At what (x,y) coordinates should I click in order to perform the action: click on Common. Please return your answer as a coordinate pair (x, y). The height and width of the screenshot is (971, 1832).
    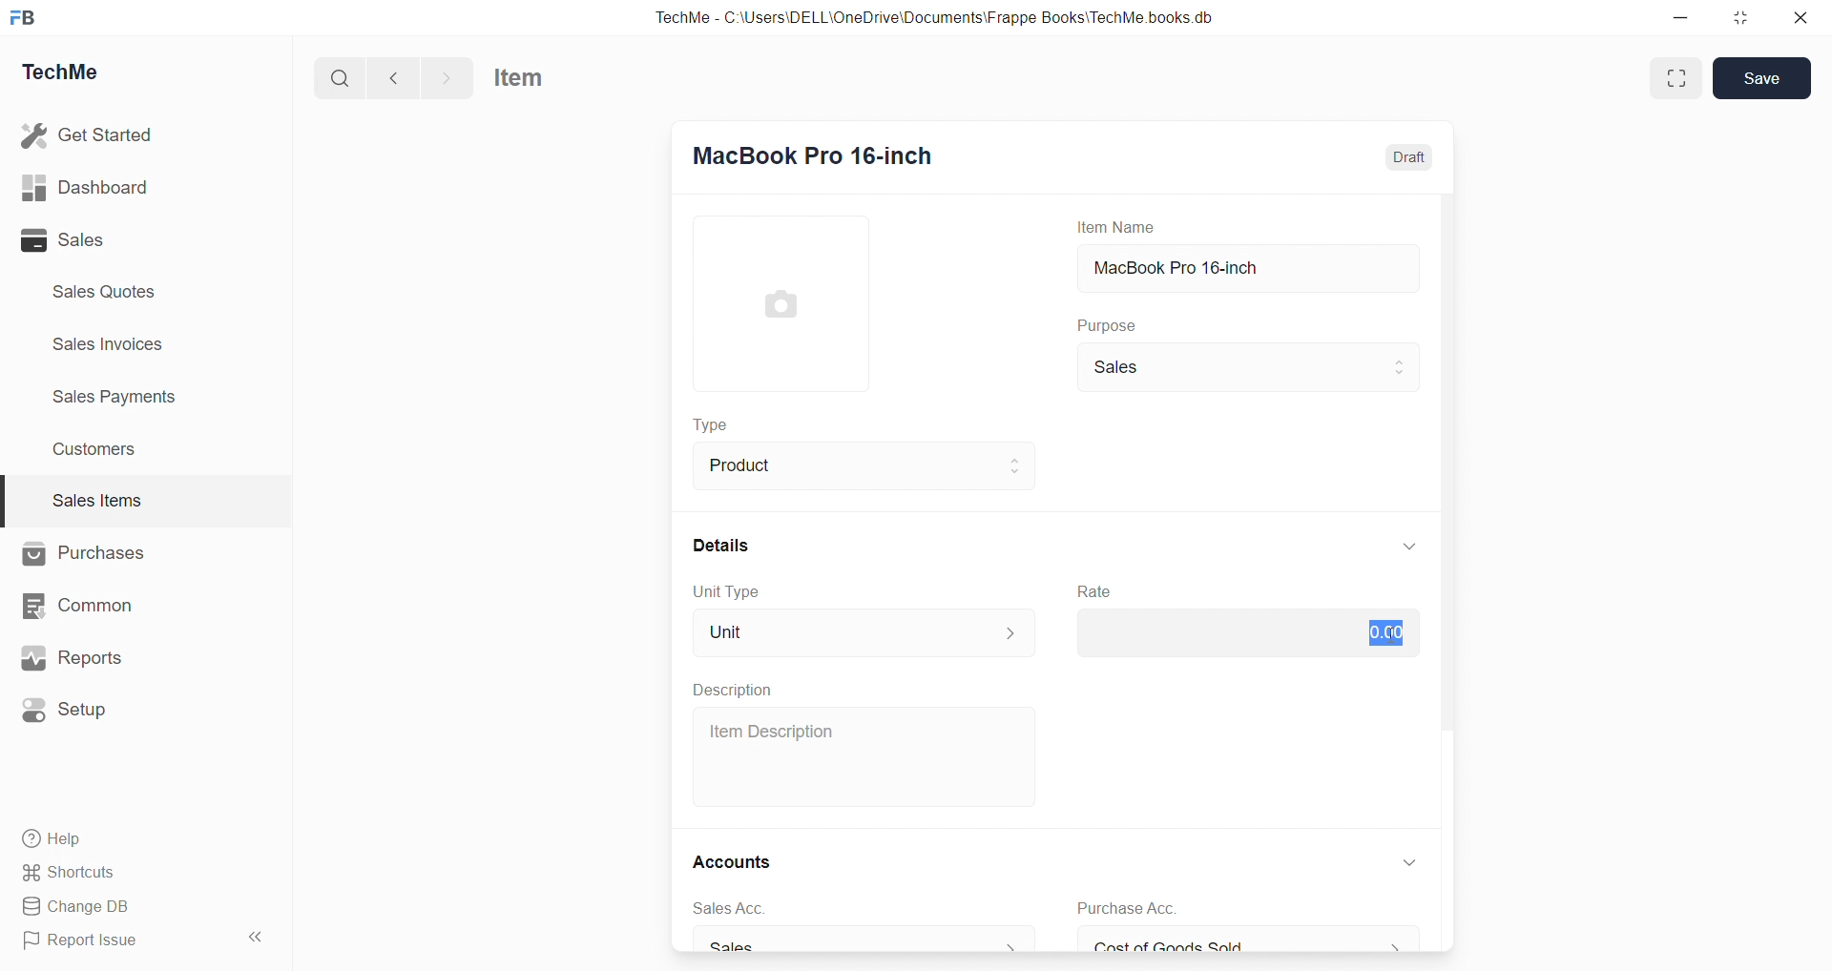
    Looking at the image, I should click on (82, 606).